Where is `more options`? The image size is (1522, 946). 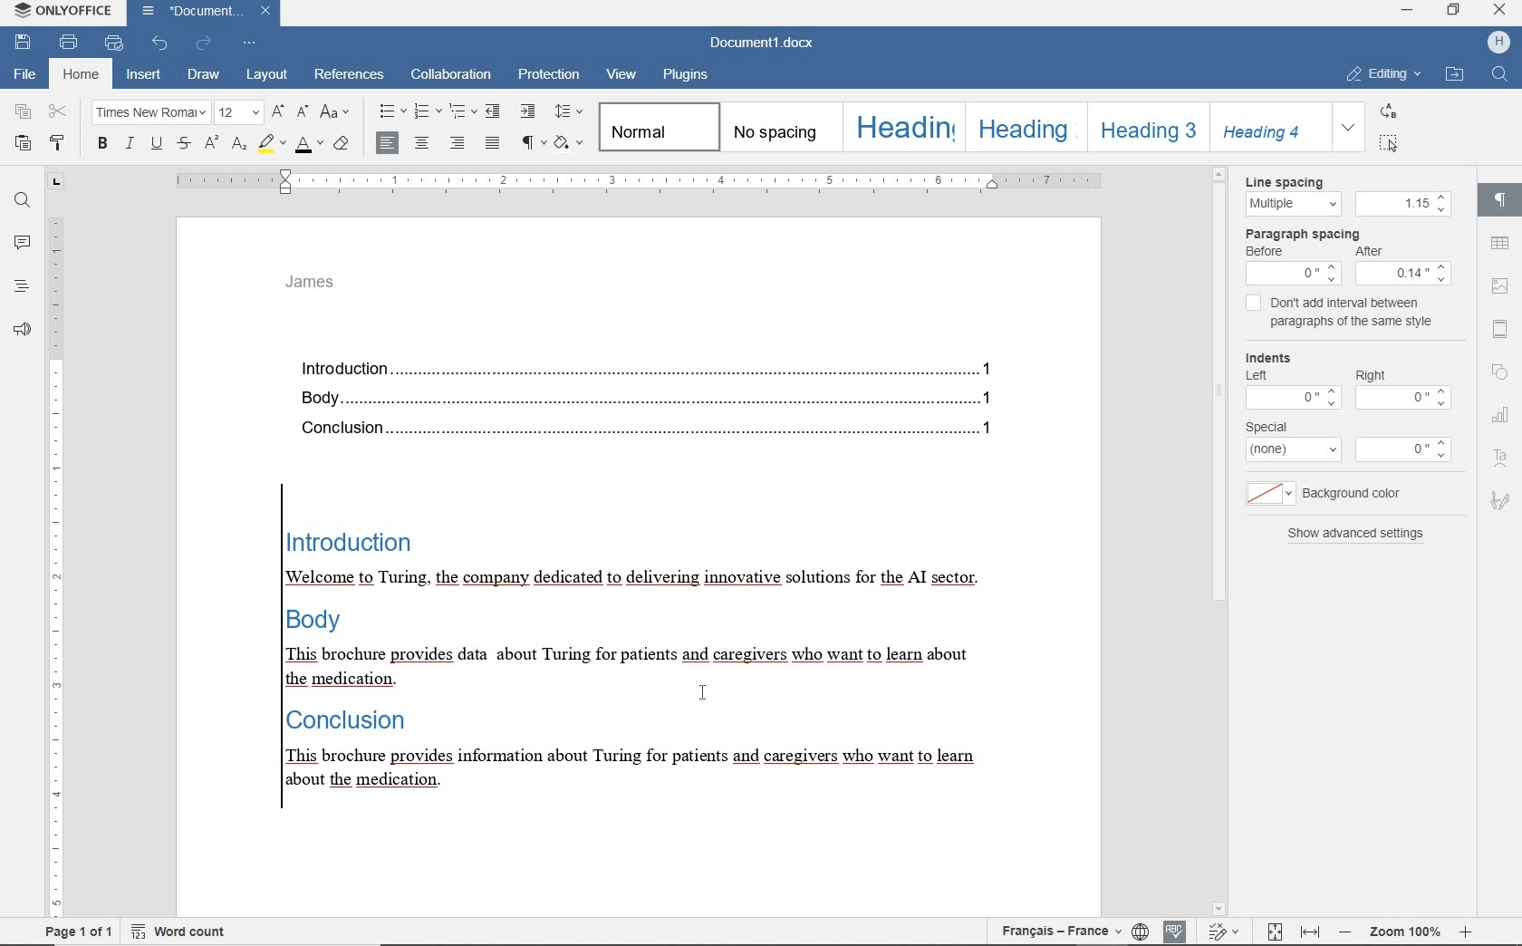
more options is located at coordinates (1412, 450).